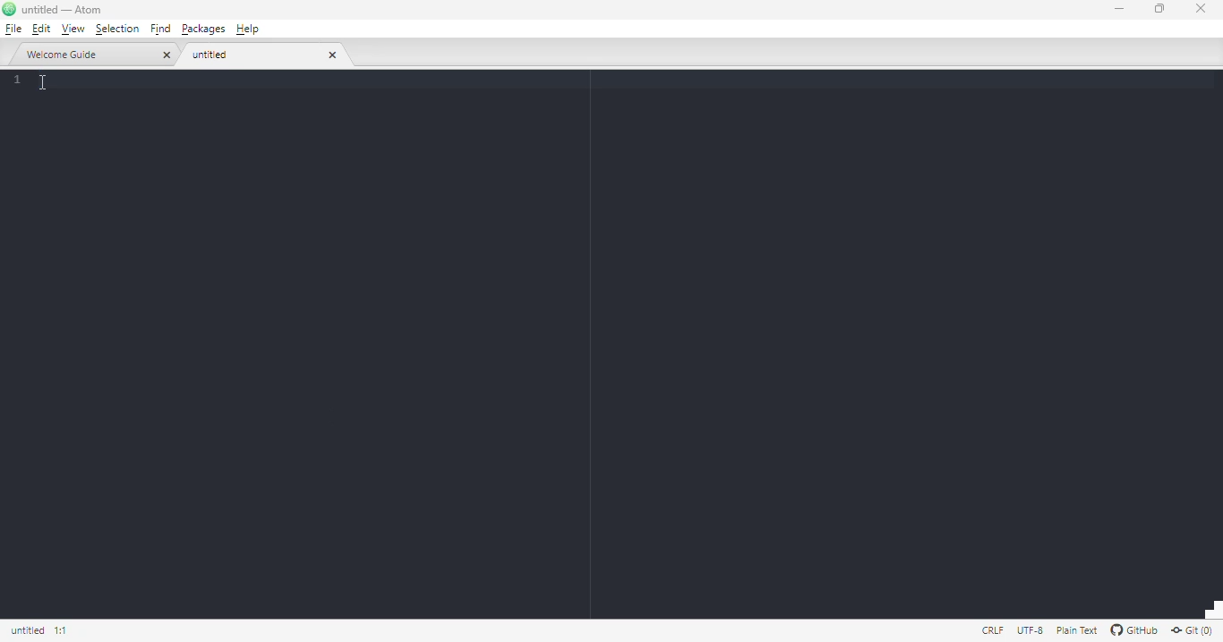 The width and height of the screenshot is (1223, 642). I want to click on close tab, so click(165, 55).